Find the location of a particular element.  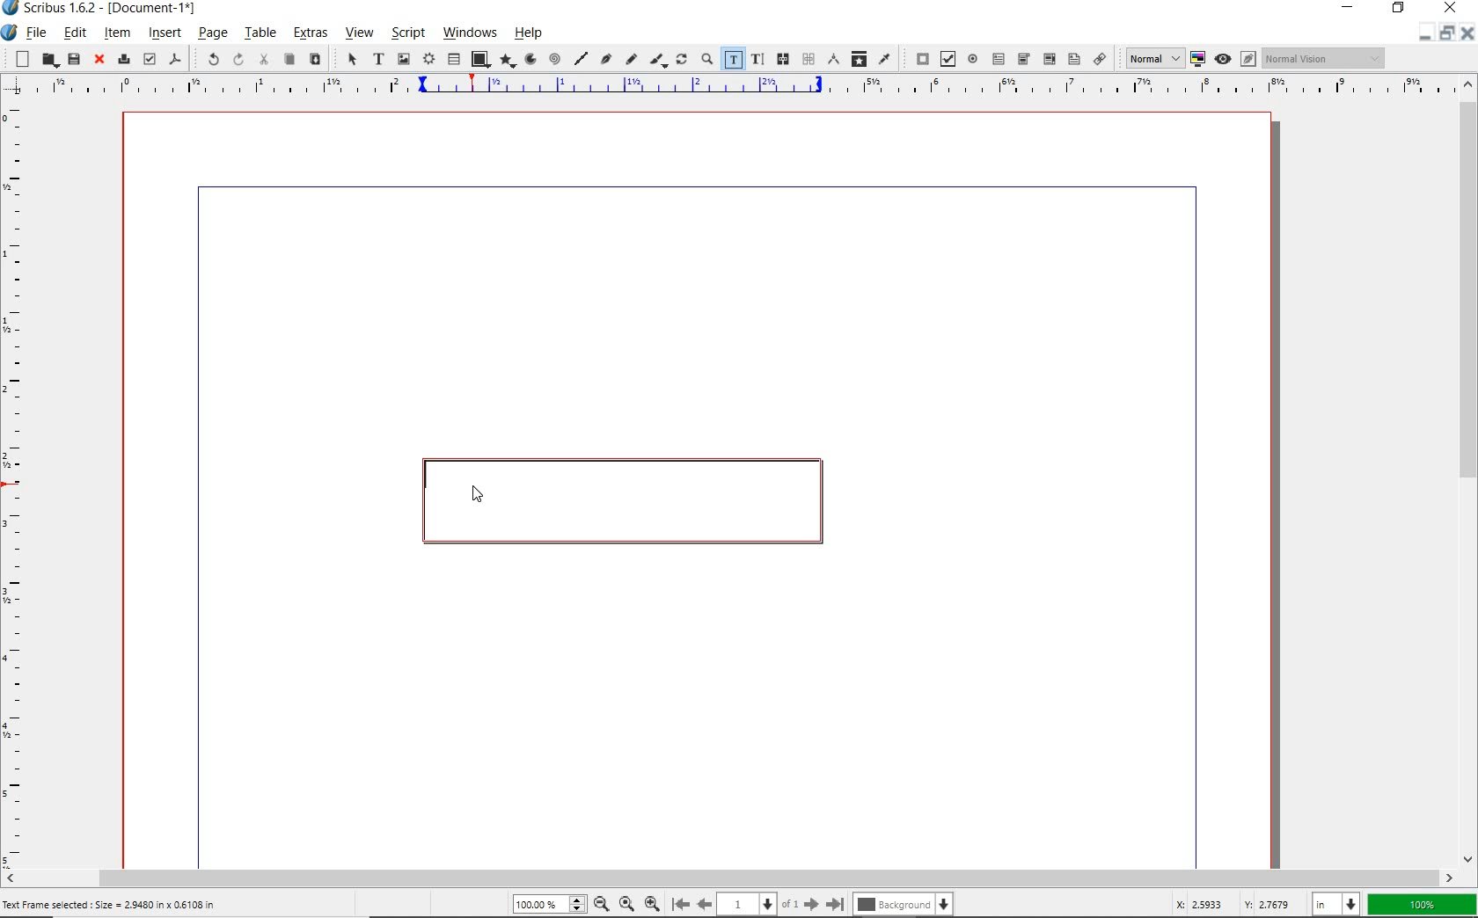

Close is located at coordinates (1466, 35).